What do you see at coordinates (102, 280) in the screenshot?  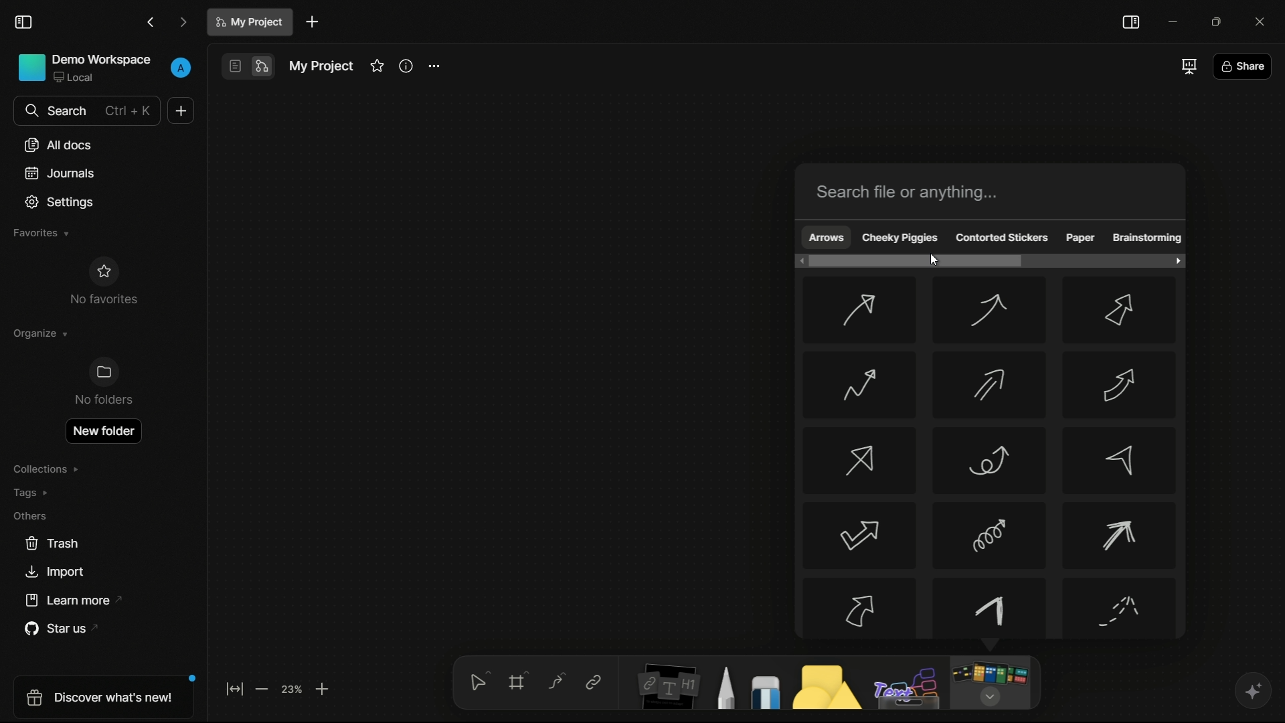 I see `no favorites` at bounding box center [102, 280].